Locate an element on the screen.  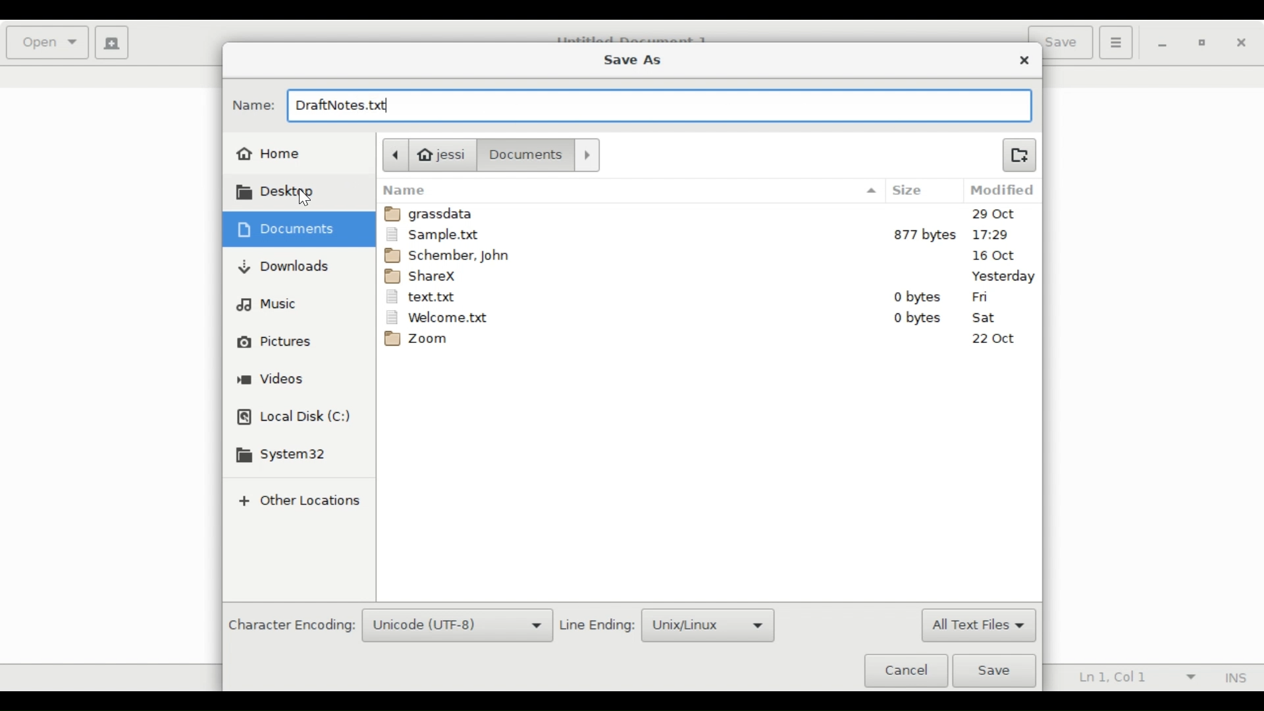
Welcome.txt 0 bytes Sat is located at coordinates (708, 317).